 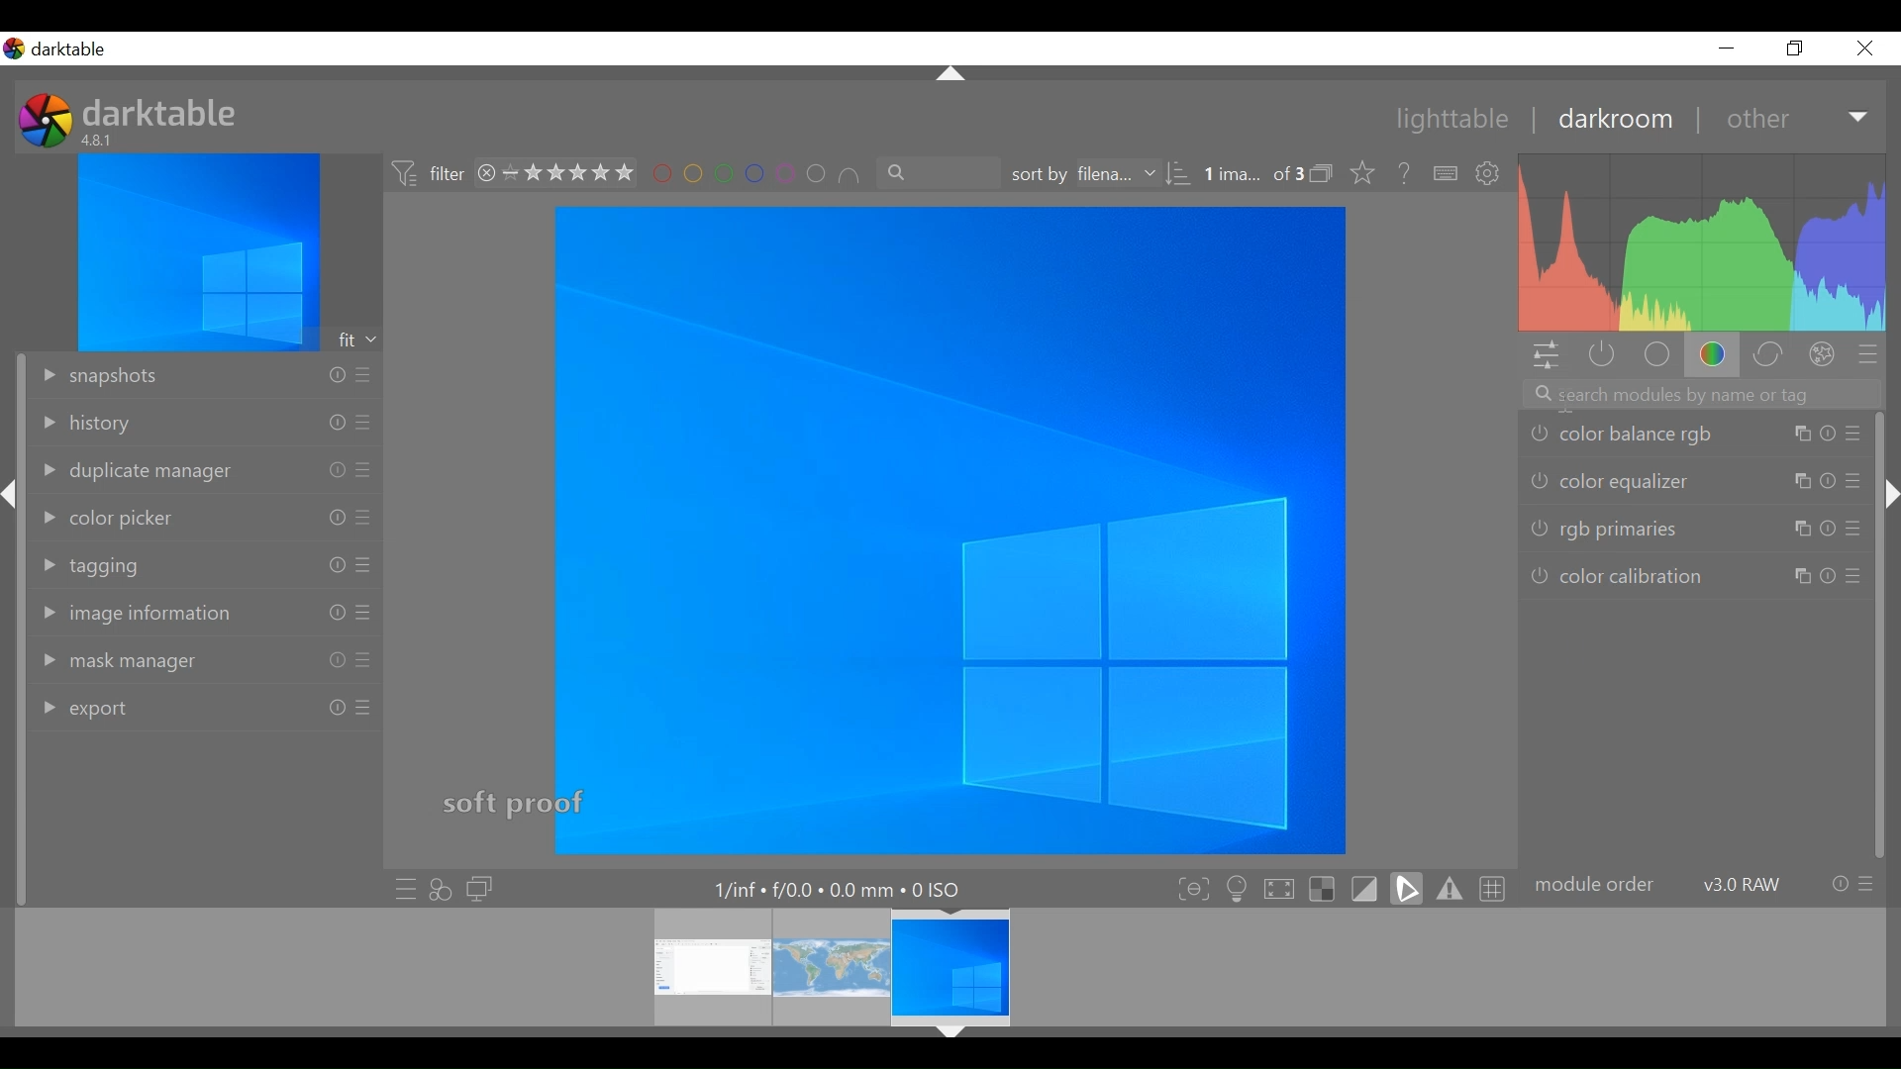 I want to click on Collapse , so click(x=950, y=1034).